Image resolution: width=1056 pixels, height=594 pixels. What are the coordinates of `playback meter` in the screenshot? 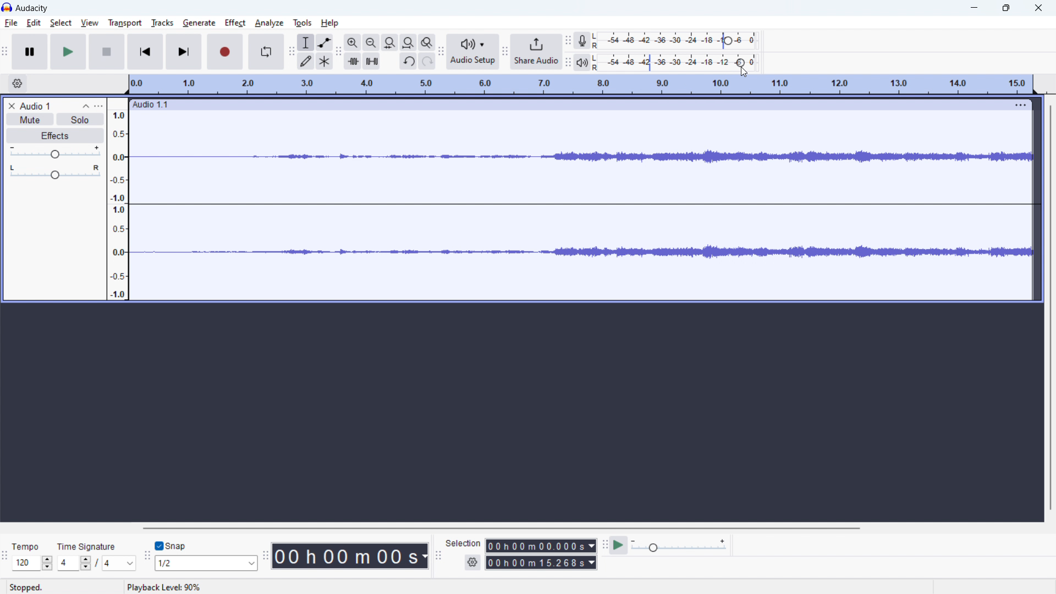 It's located at (582, 62).